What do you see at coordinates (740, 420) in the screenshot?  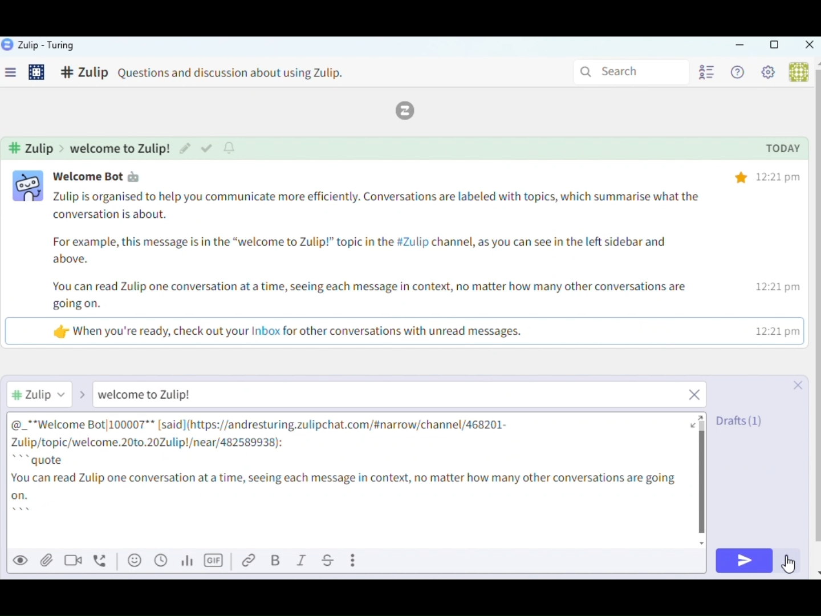 I see `drafts` at bounding box center [740, 420].